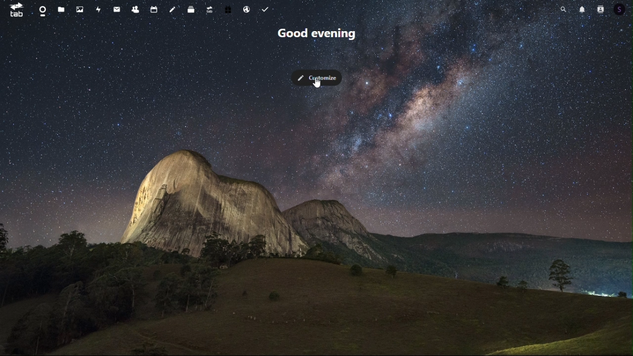 The image size is (633, 356). I want to click on tab, so click(17, 10).